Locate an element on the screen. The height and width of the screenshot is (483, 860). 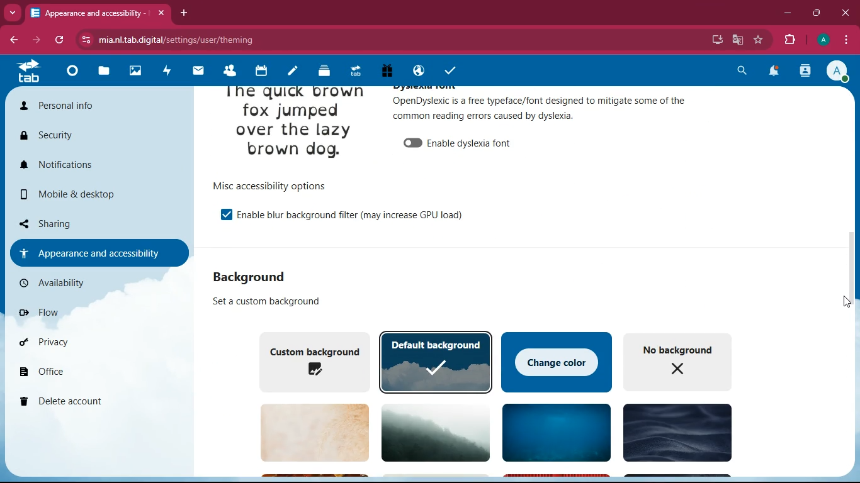
minimize is located at coordinates (788, 13).